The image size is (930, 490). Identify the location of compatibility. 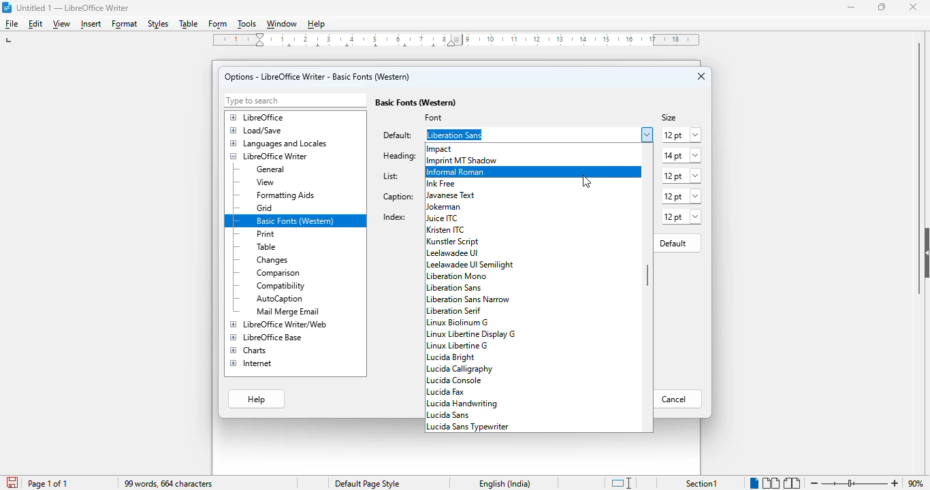
(281, 287).